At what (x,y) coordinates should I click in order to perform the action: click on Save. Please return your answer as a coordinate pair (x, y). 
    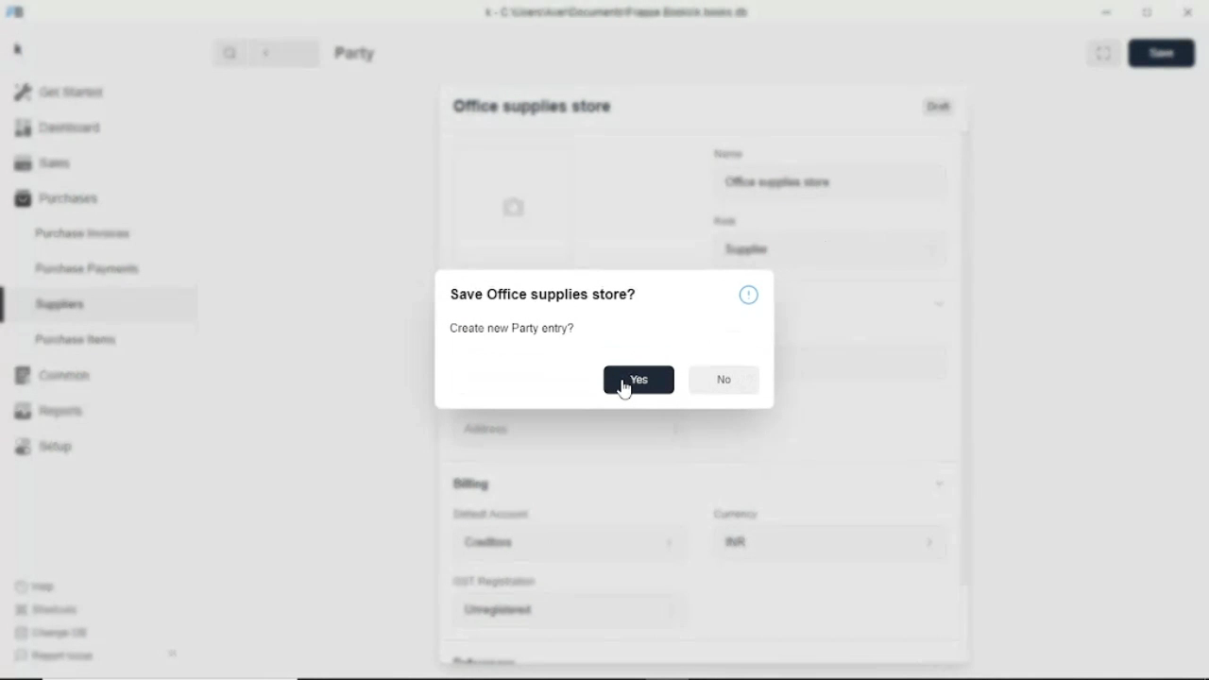
    Looking at the image, I should click on (1162, 53).